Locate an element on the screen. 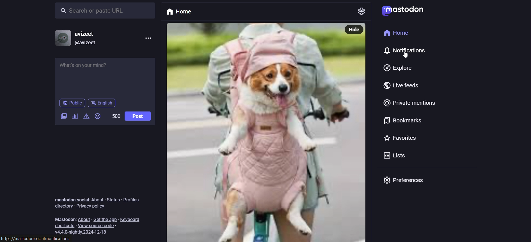 The image size is (531, 242). profiles is located at coordinates (134, 199).